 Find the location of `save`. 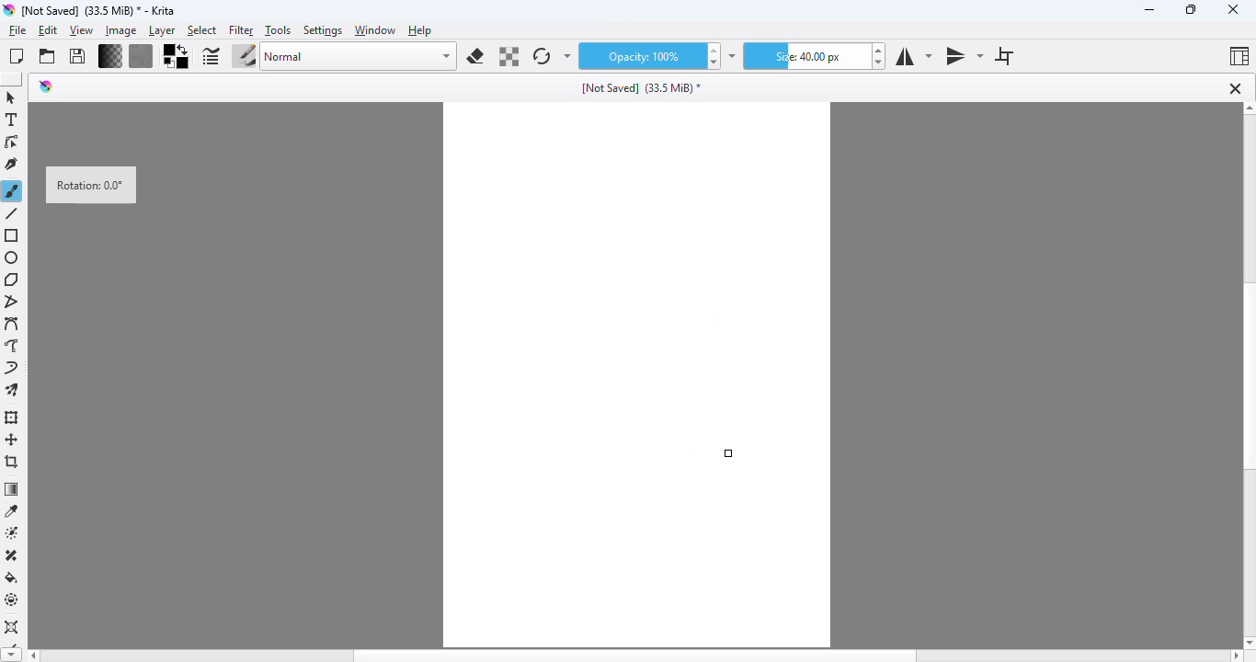

save is located at coordinates (77, 56).